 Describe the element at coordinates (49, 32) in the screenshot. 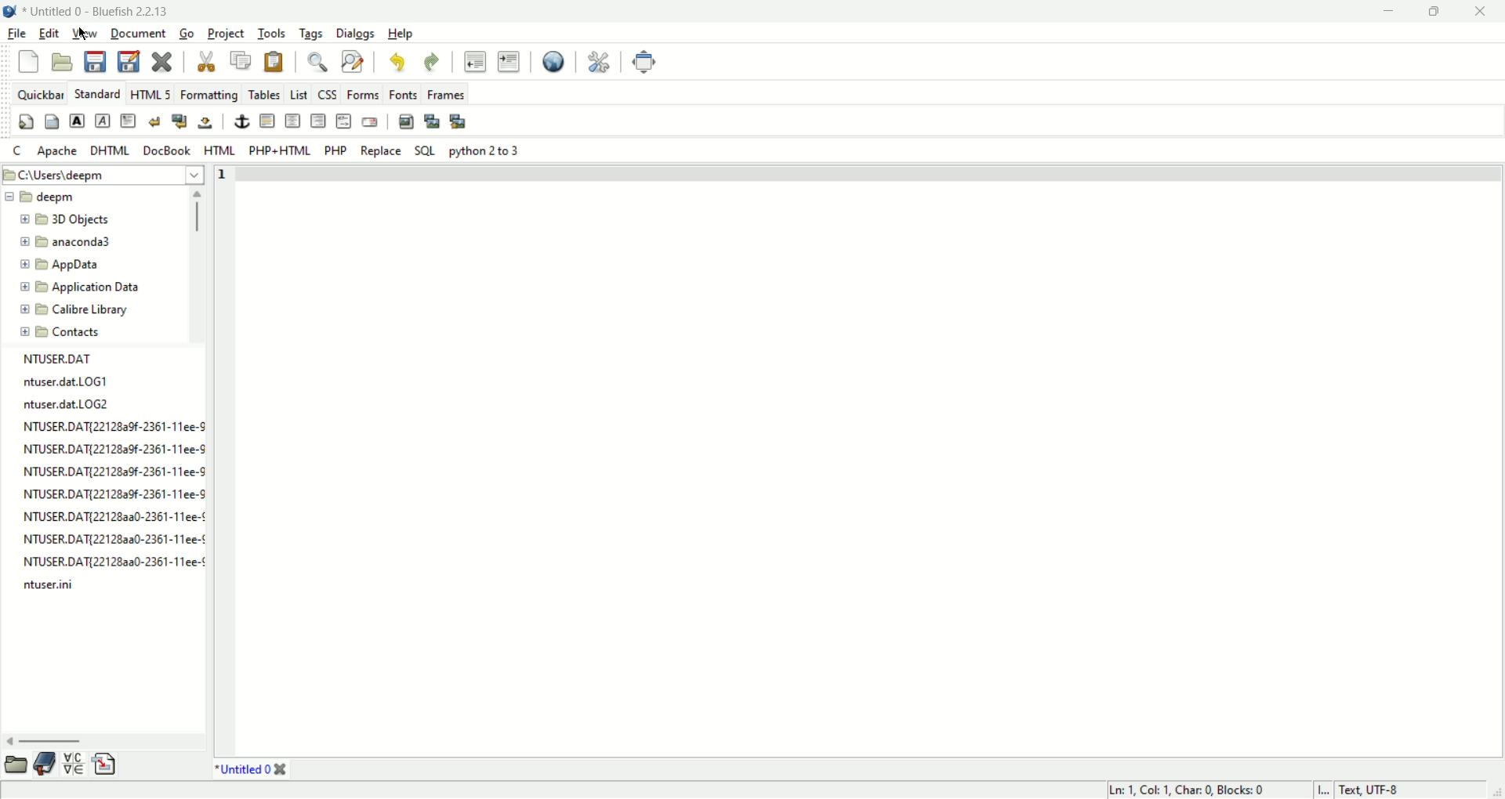

I see `edit` at that location.